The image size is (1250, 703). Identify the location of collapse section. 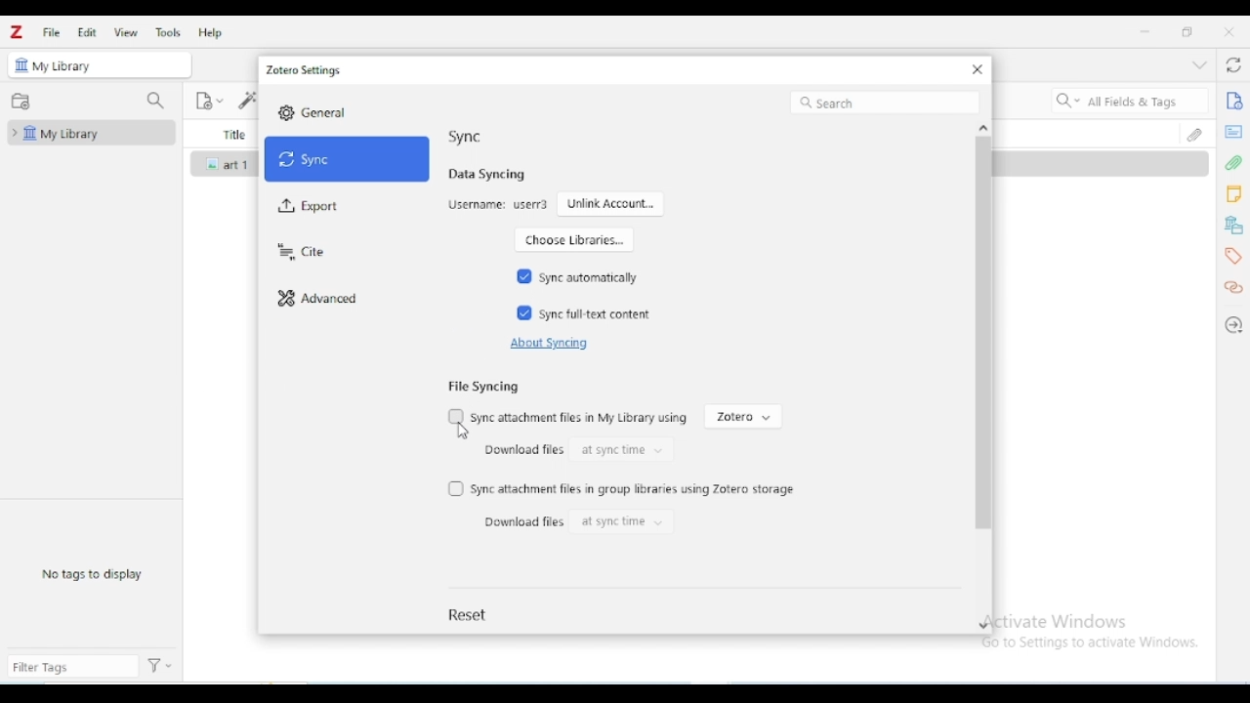
(1199, 64).